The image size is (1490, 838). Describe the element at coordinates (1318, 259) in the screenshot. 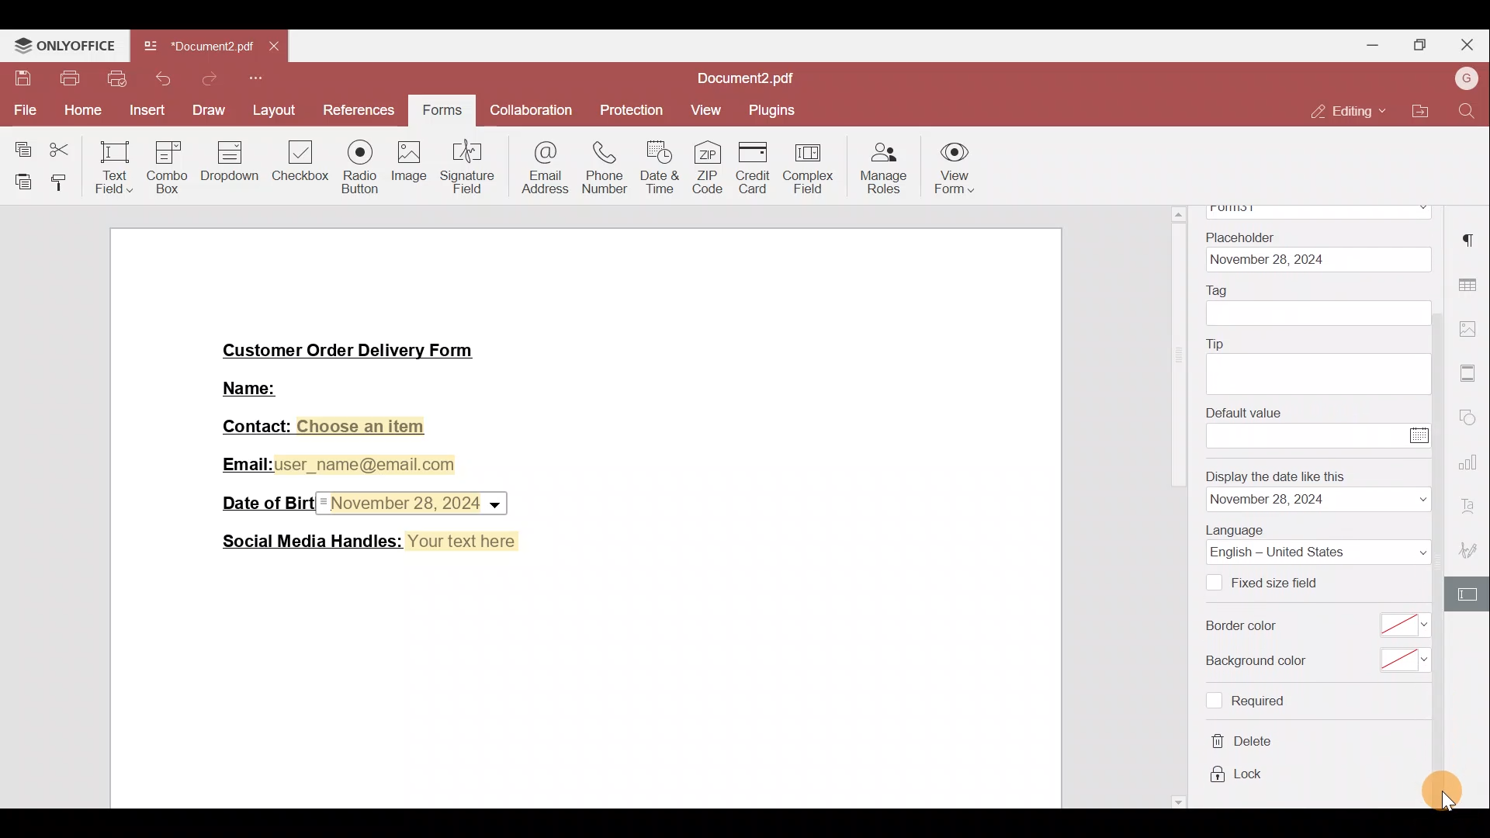

I see `date` at that location.